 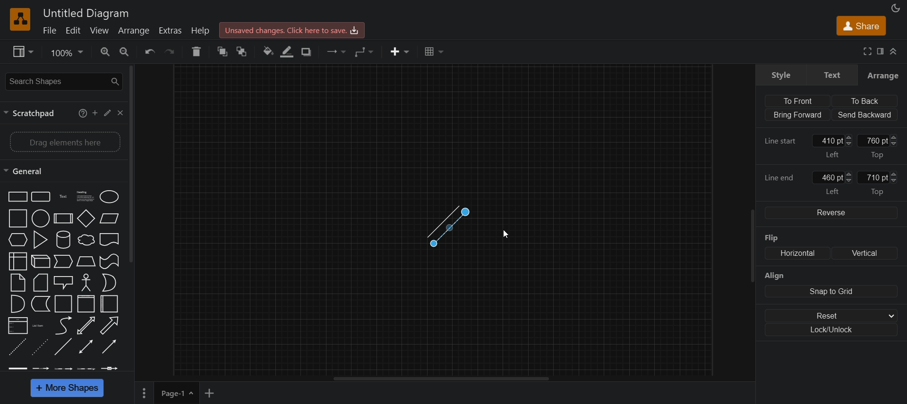 What do you see at coordinates (22, 18) in the screenshot?
I see `Logo` at bounding box center [22, 18].